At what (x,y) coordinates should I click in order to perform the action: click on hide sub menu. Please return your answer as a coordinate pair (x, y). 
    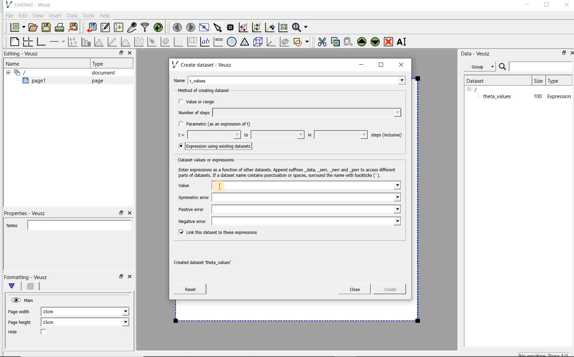
    Looking at the image, I should click on (6, 72).